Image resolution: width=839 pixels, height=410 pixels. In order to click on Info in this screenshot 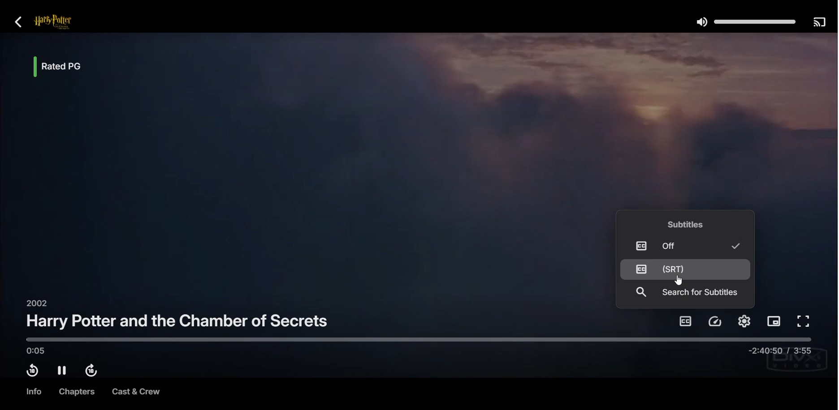, I will do `click(33, 392)`.